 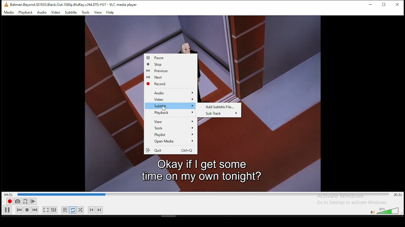 I want to click on 04:51, so click(x=8, y=194).